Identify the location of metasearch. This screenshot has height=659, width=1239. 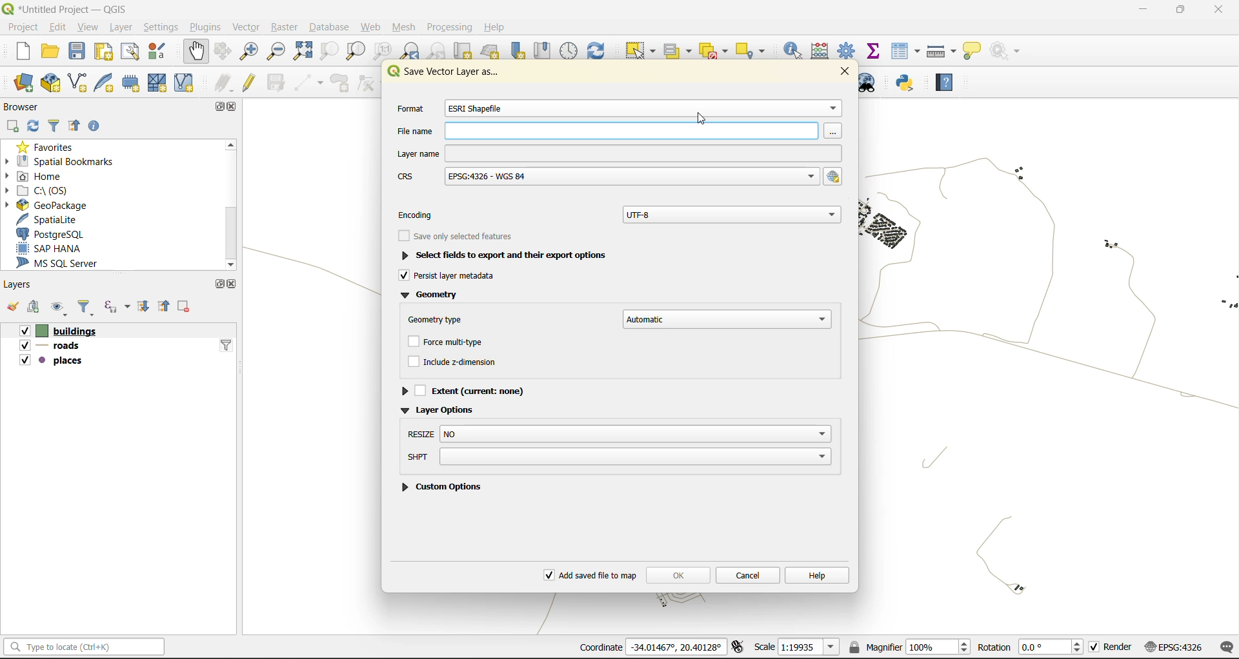
(872, 83).